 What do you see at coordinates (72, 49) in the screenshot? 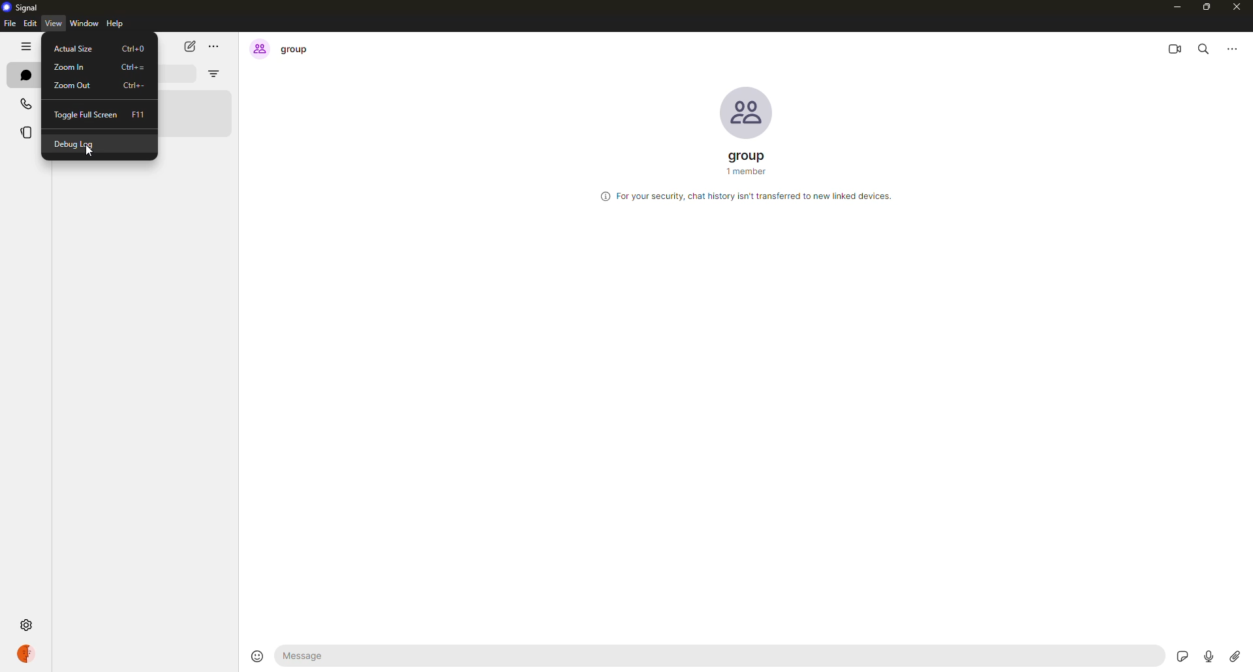
I see `actual size` at bounding box center [72, 49].